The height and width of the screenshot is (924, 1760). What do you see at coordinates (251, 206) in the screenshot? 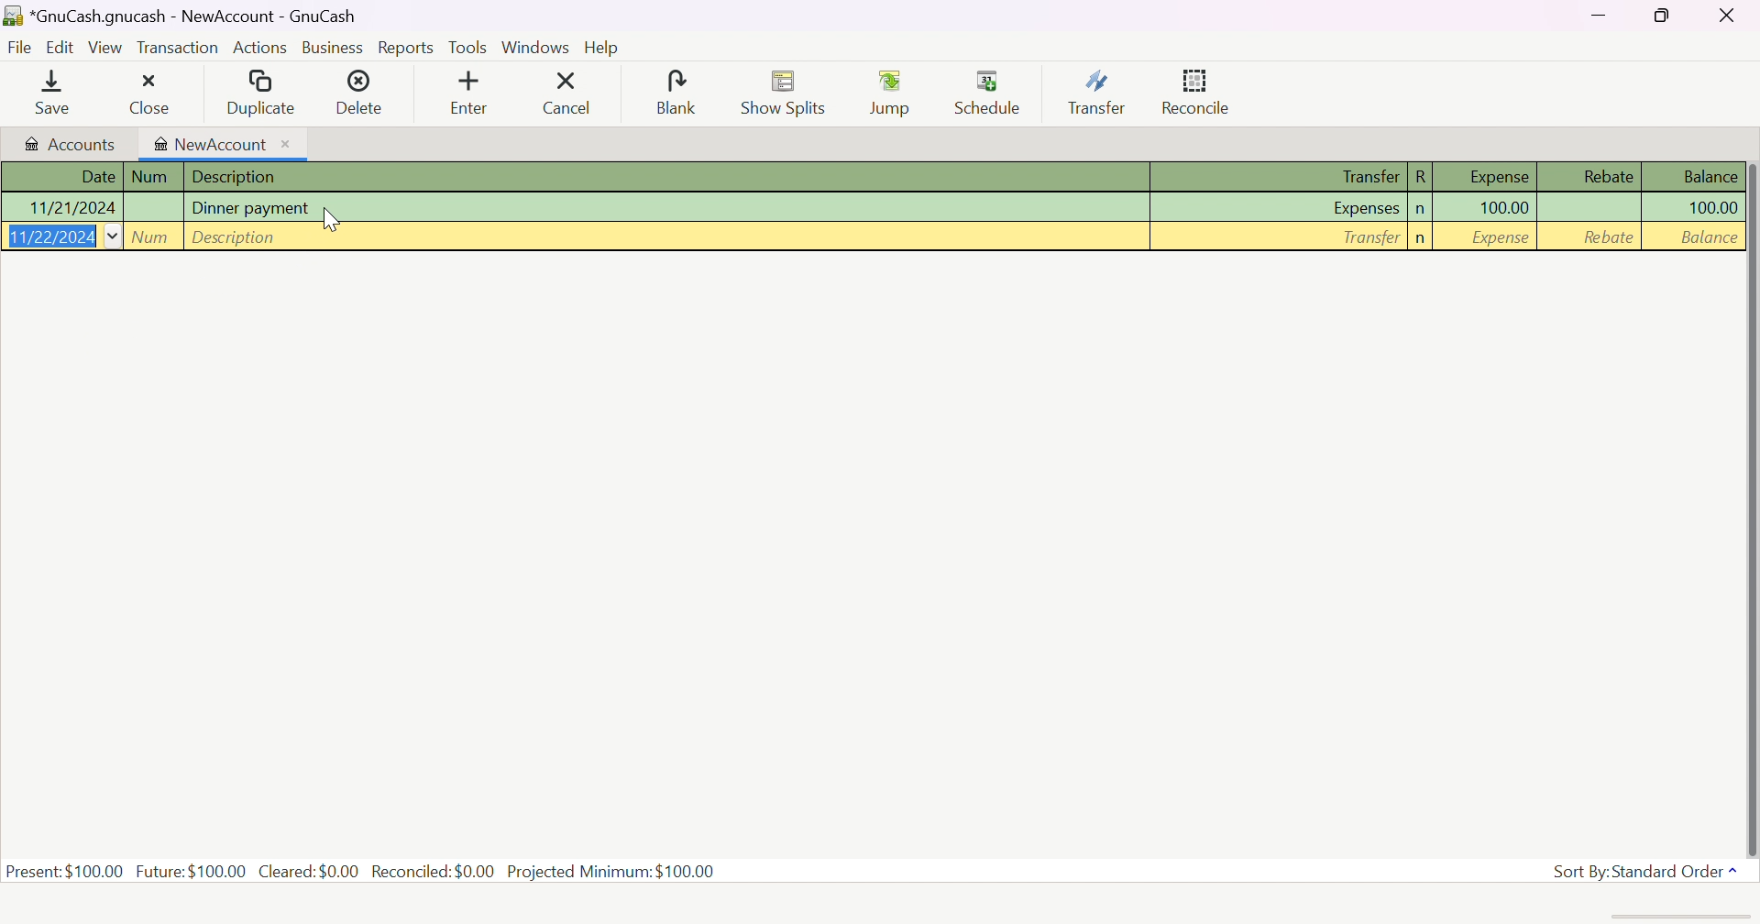
I see `Dinner payment` at bounding box center [251, 206].